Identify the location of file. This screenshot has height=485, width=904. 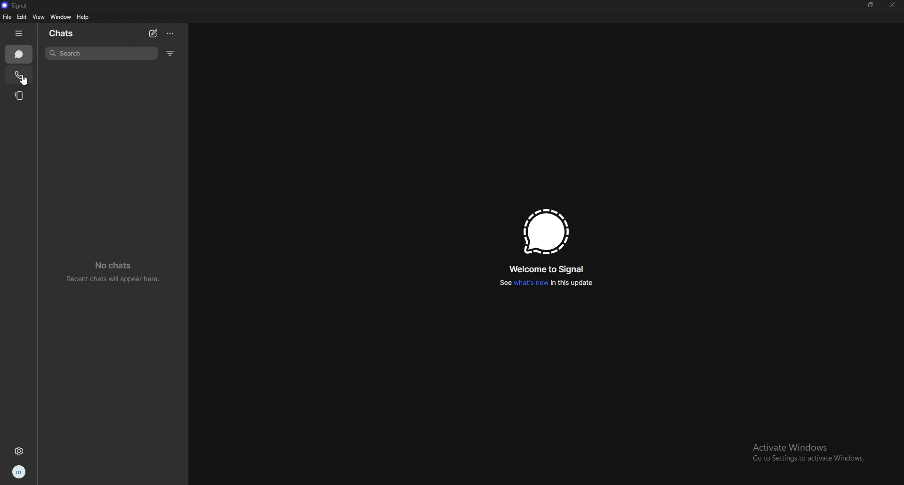
(8, 17).